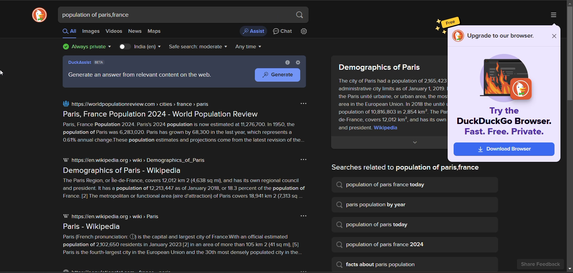 This screenshot has height=273, width=573. I want to click on share feedback, so click(541, 264).